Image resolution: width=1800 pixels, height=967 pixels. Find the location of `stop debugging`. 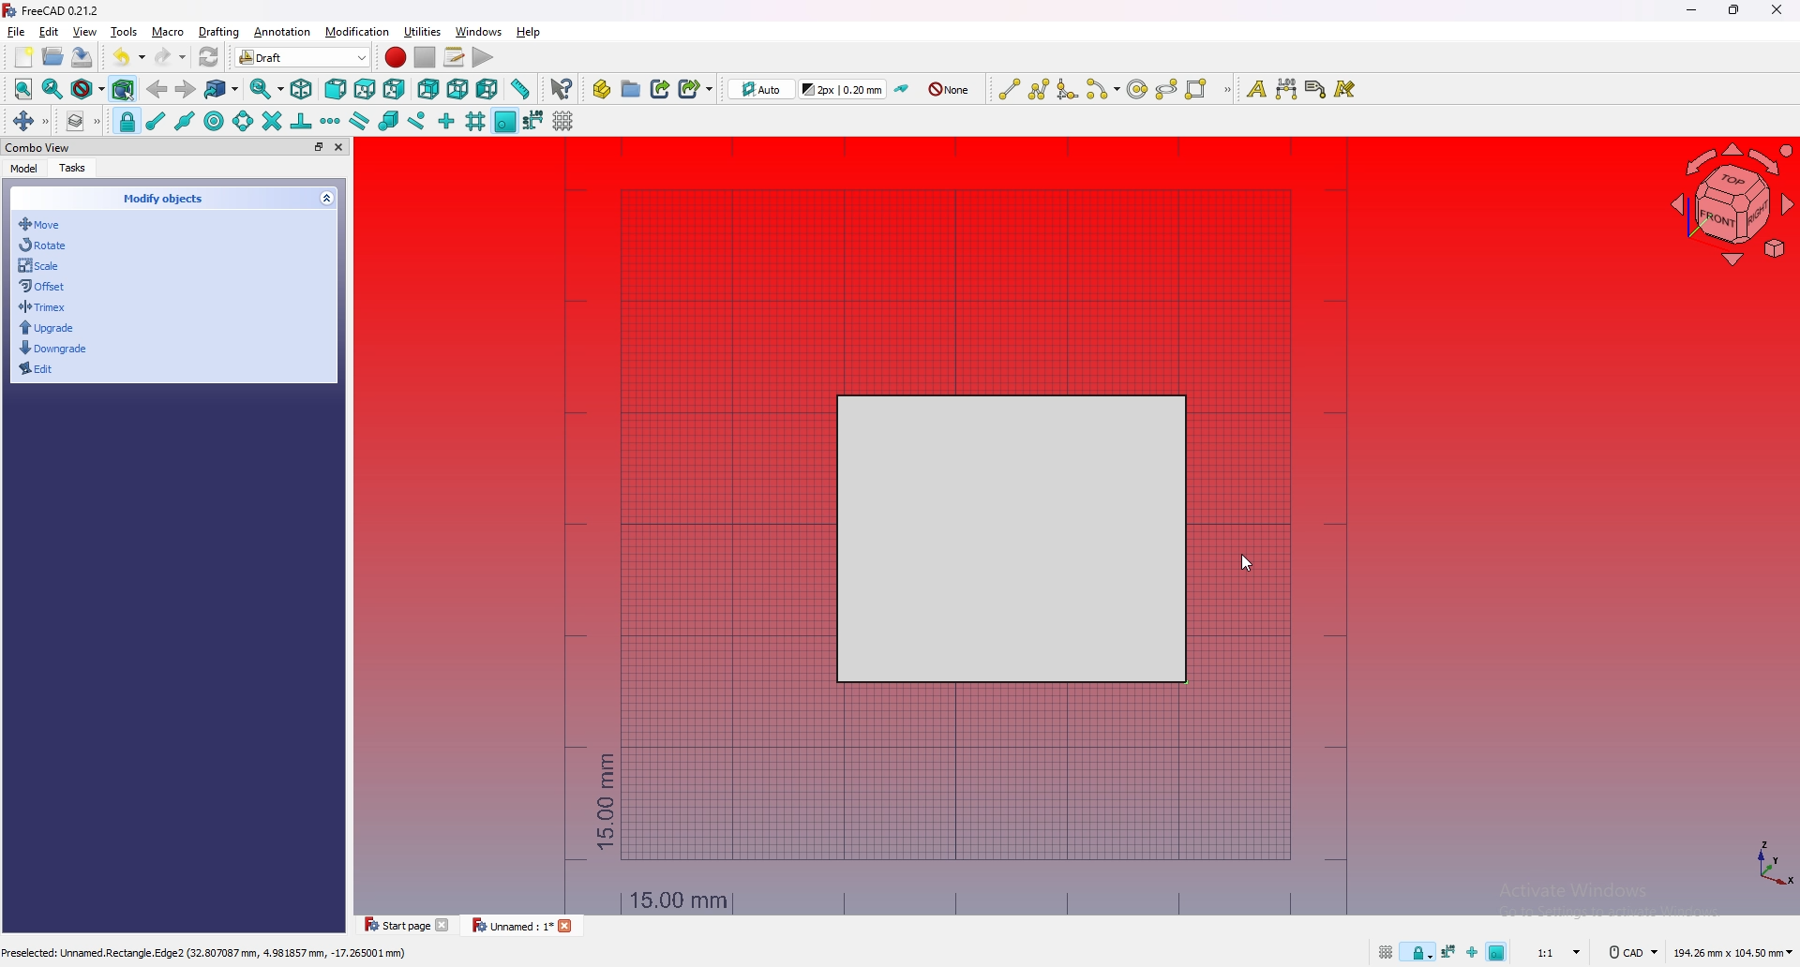

stop debugging is located at coordinates (425, 57).